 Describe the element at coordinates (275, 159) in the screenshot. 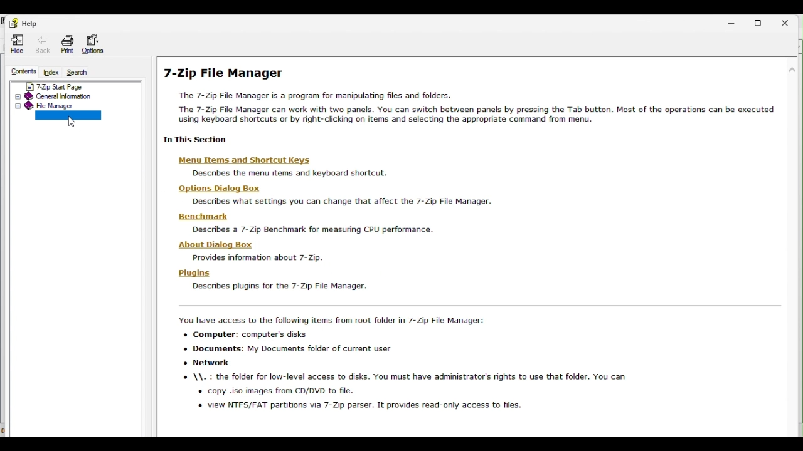

I see `menu items and shortcut keys` at that location.